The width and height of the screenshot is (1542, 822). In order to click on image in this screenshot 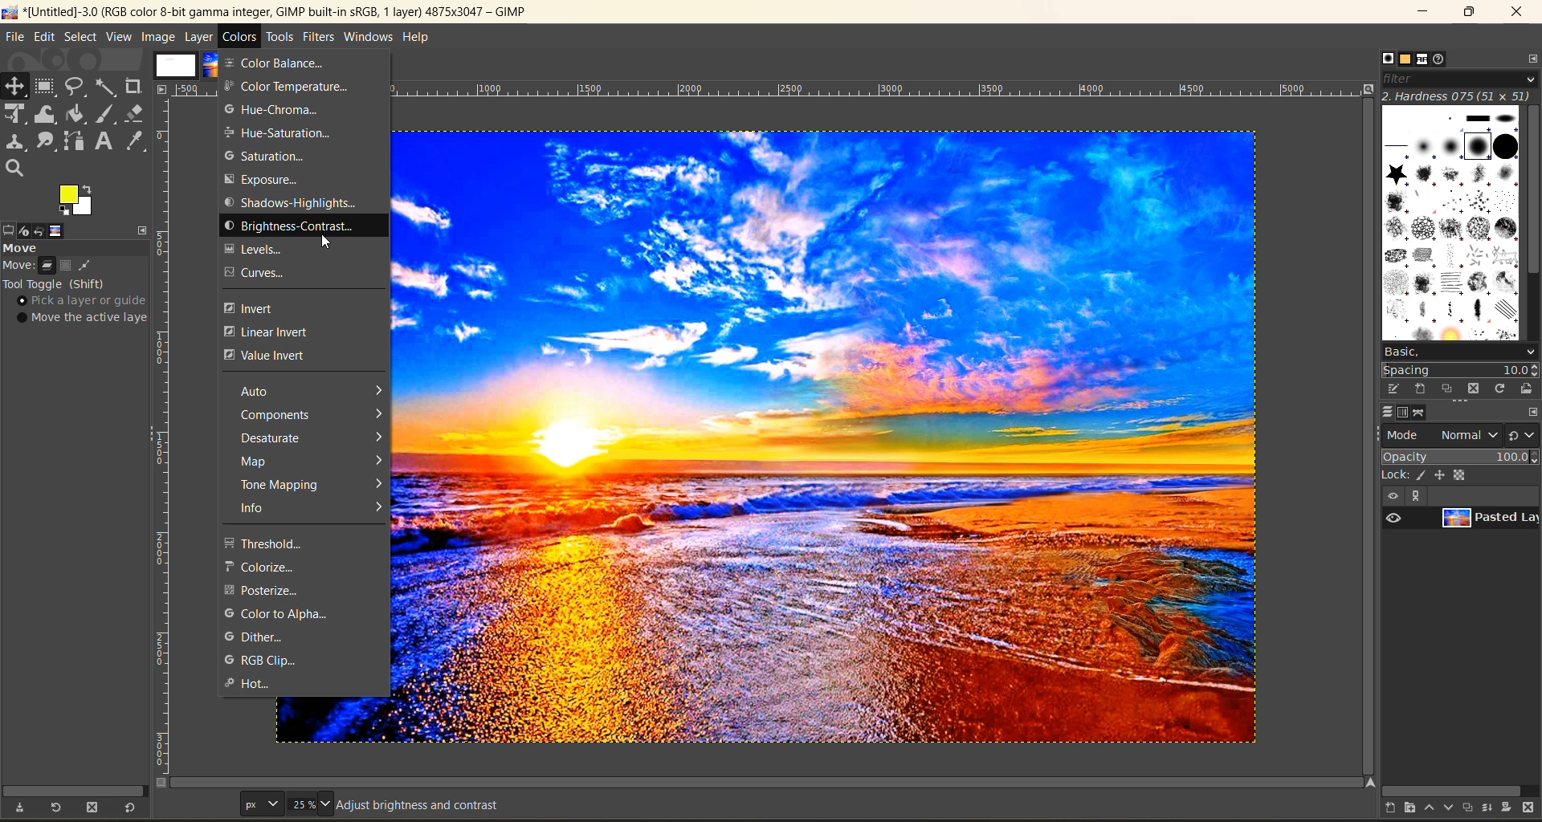, I will do `click(158, 37)`.